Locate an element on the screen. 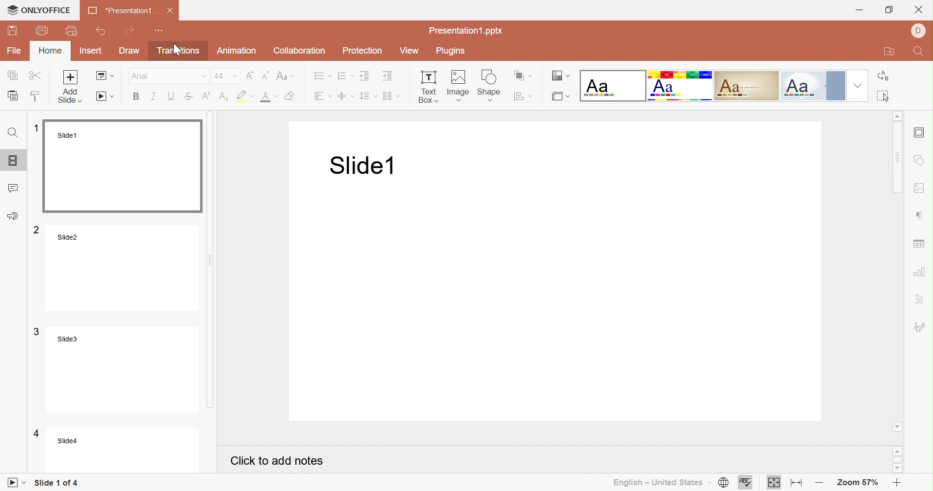  Blank is located at coordinates (611, 86).